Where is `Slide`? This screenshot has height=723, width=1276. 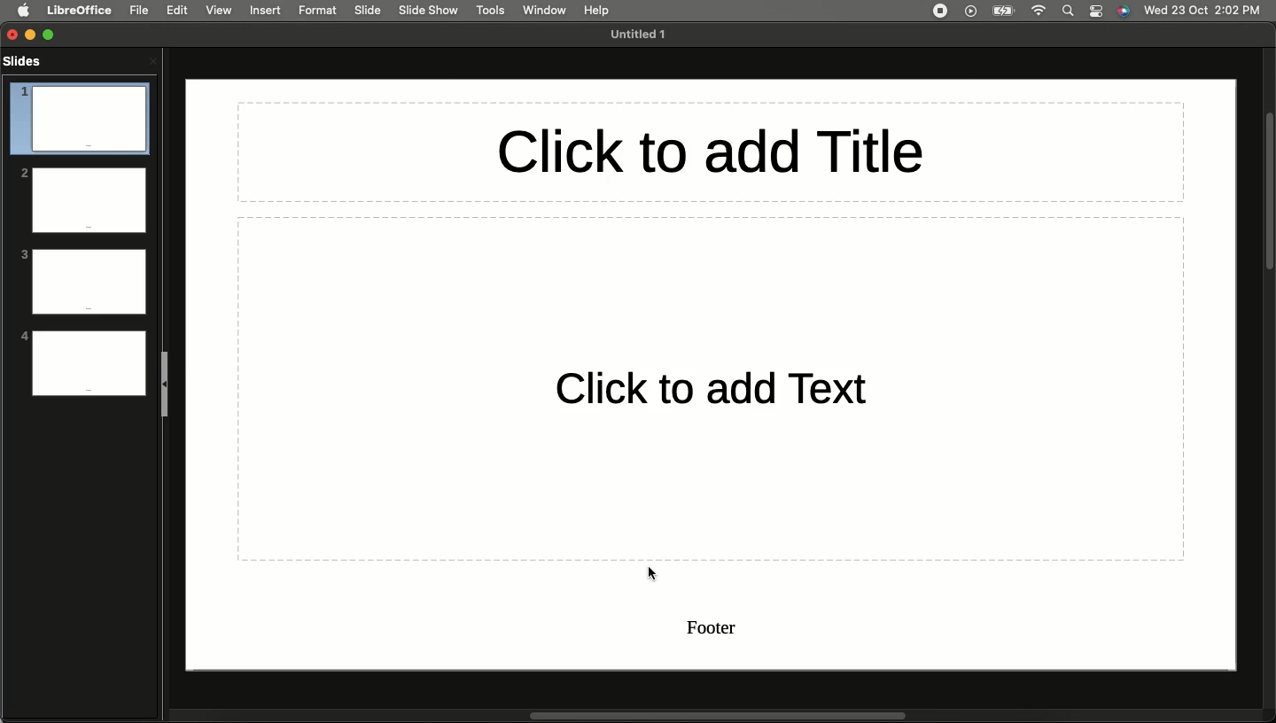 Slide is located at coordinates (369, 11).